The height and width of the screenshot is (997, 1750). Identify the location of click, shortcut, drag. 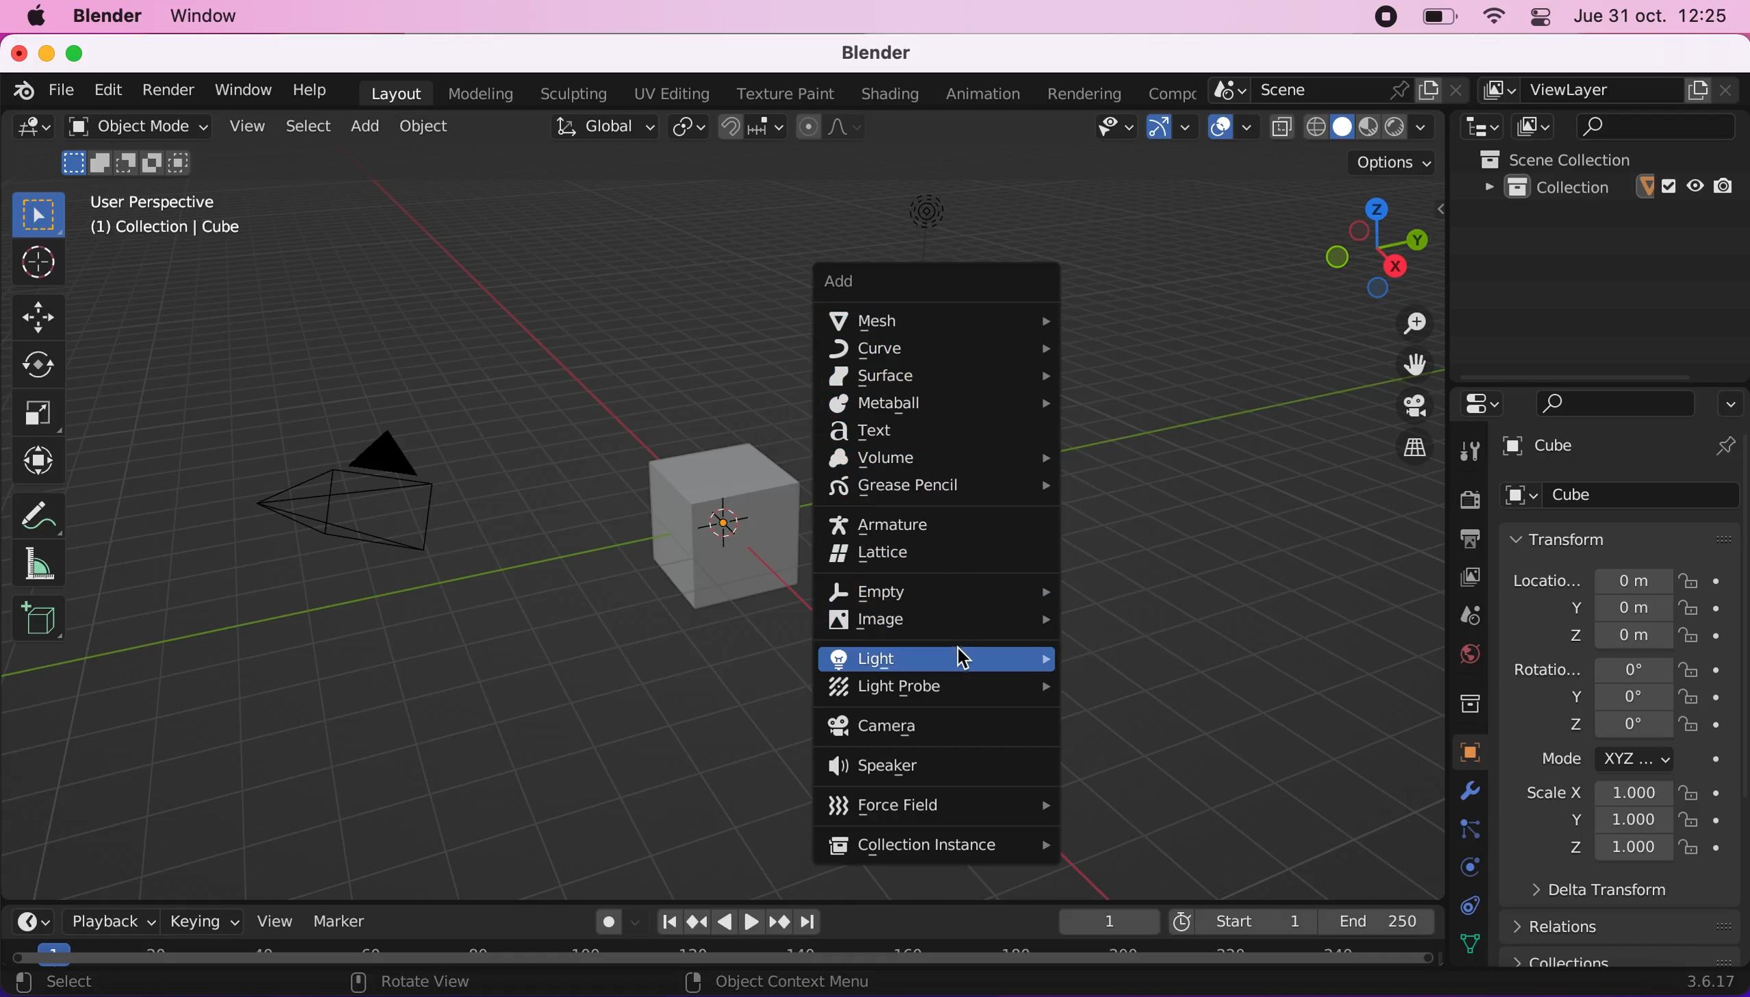
(1367, 241).